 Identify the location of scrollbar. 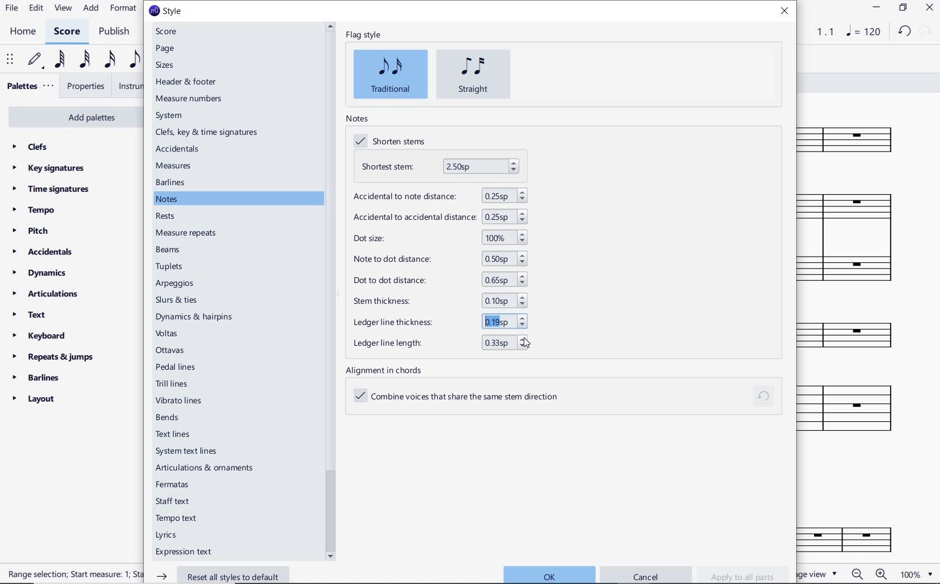
(330, 291).